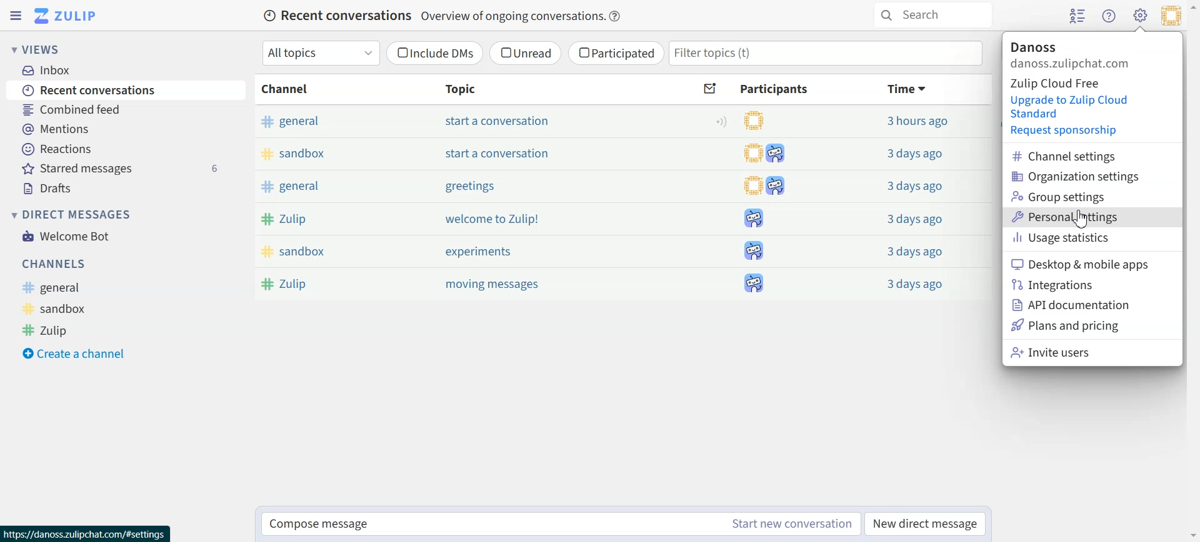 This screenshot has height=542, width=1200. I want to click on general, so click(294, 121).